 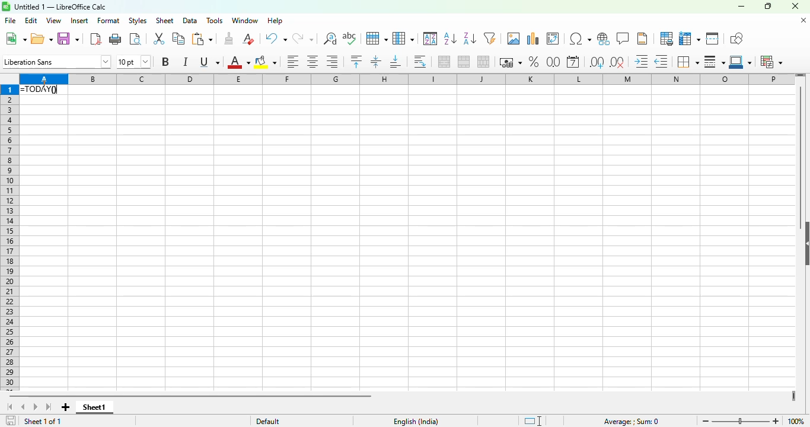 What do you see at coordinates (330, 39) in the screenshot?
I see `find and replace` at bounding box center [330, 39].